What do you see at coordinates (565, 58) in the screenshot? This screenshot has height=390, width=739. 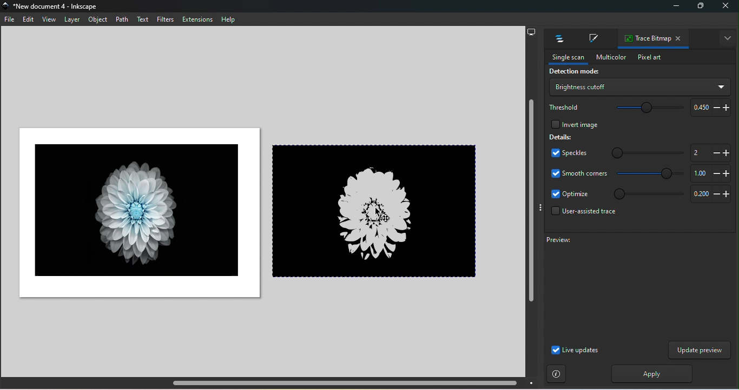 I see `Single scan` at bounding box center [565, 58].